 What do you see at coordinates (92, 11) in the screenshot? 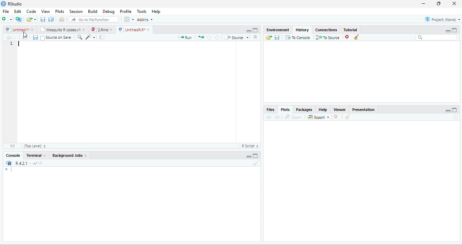
I see `Build` at bounding box center [92, 11].